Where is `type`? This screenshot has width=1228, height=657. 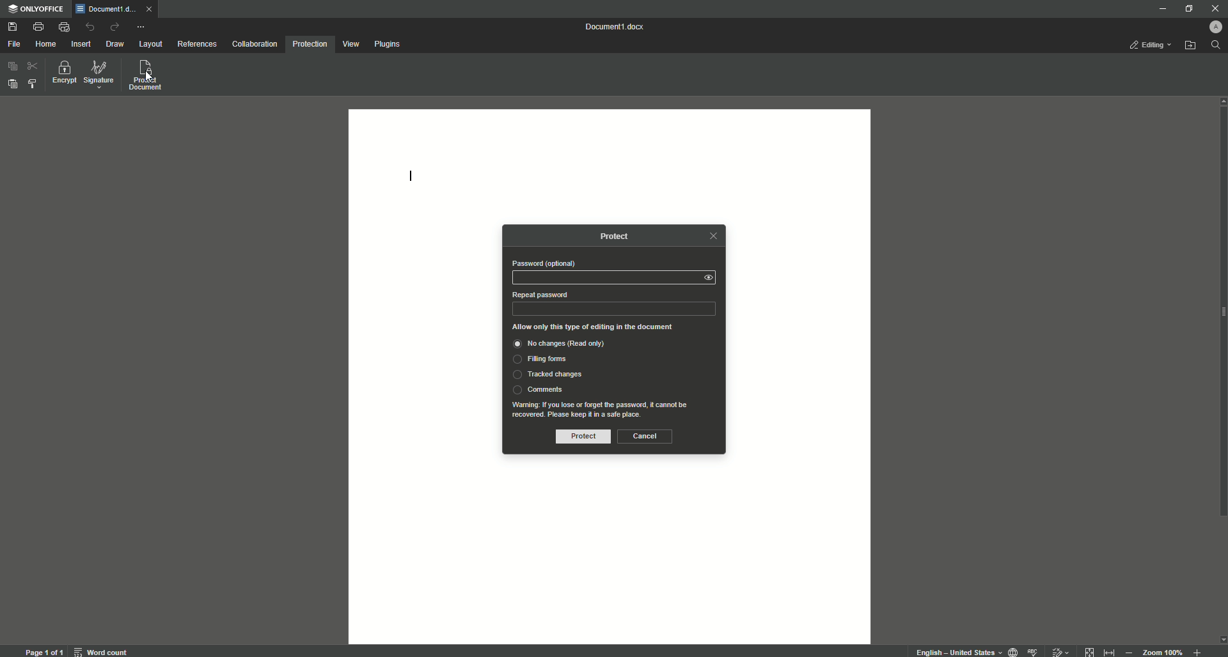 type is located at coordinates (603, 277).